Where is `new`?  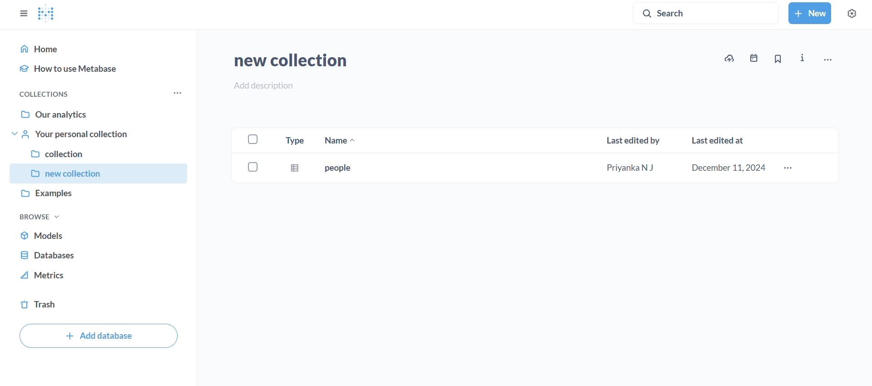
new is located at coordinates (809, 13).